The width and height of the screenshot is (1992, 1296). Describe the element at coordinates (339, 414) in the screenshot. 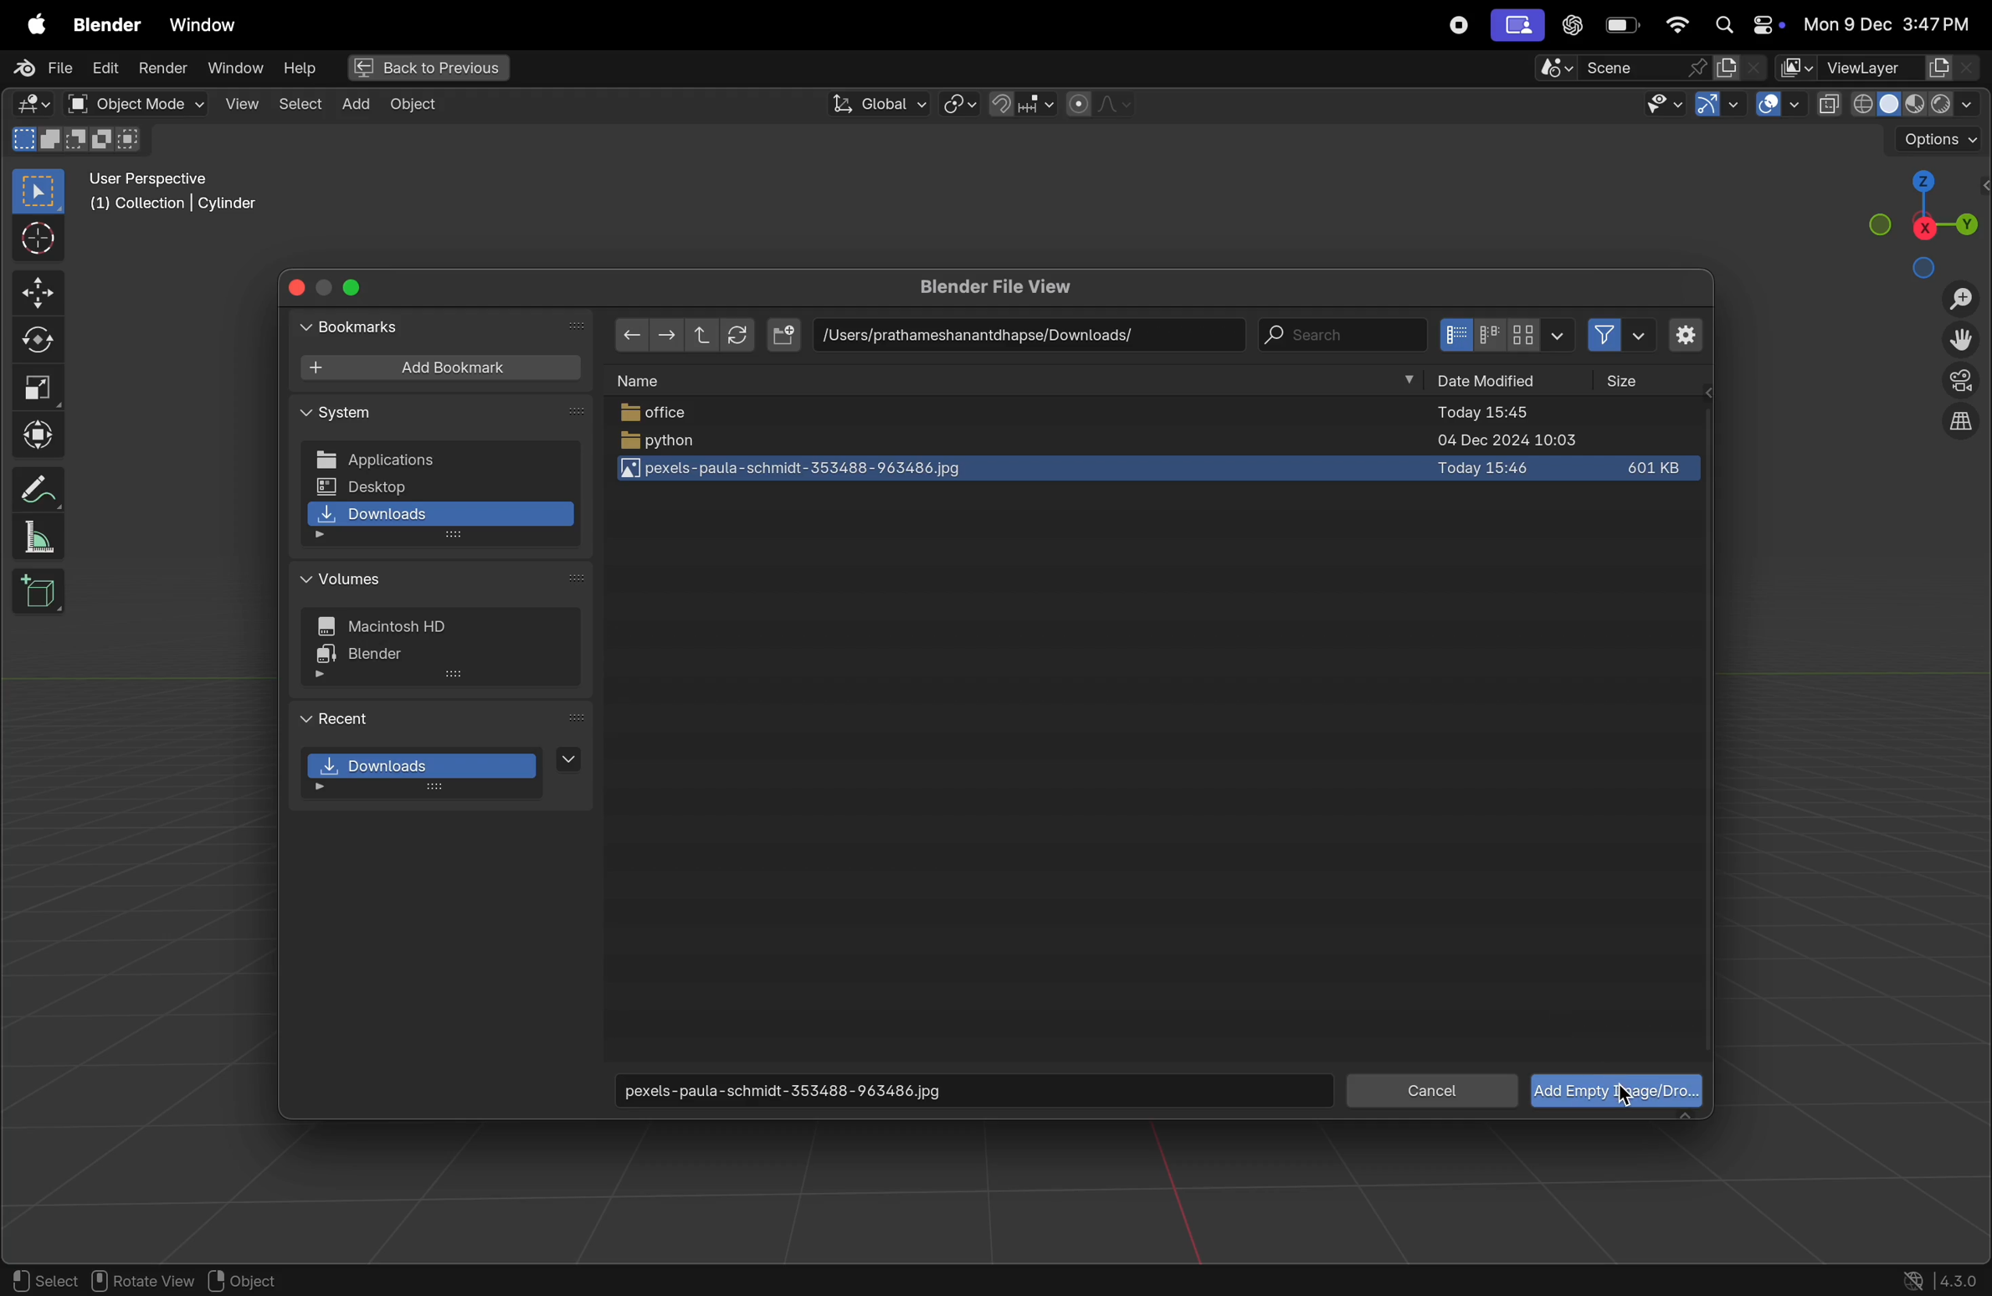

I see `system` at that location.